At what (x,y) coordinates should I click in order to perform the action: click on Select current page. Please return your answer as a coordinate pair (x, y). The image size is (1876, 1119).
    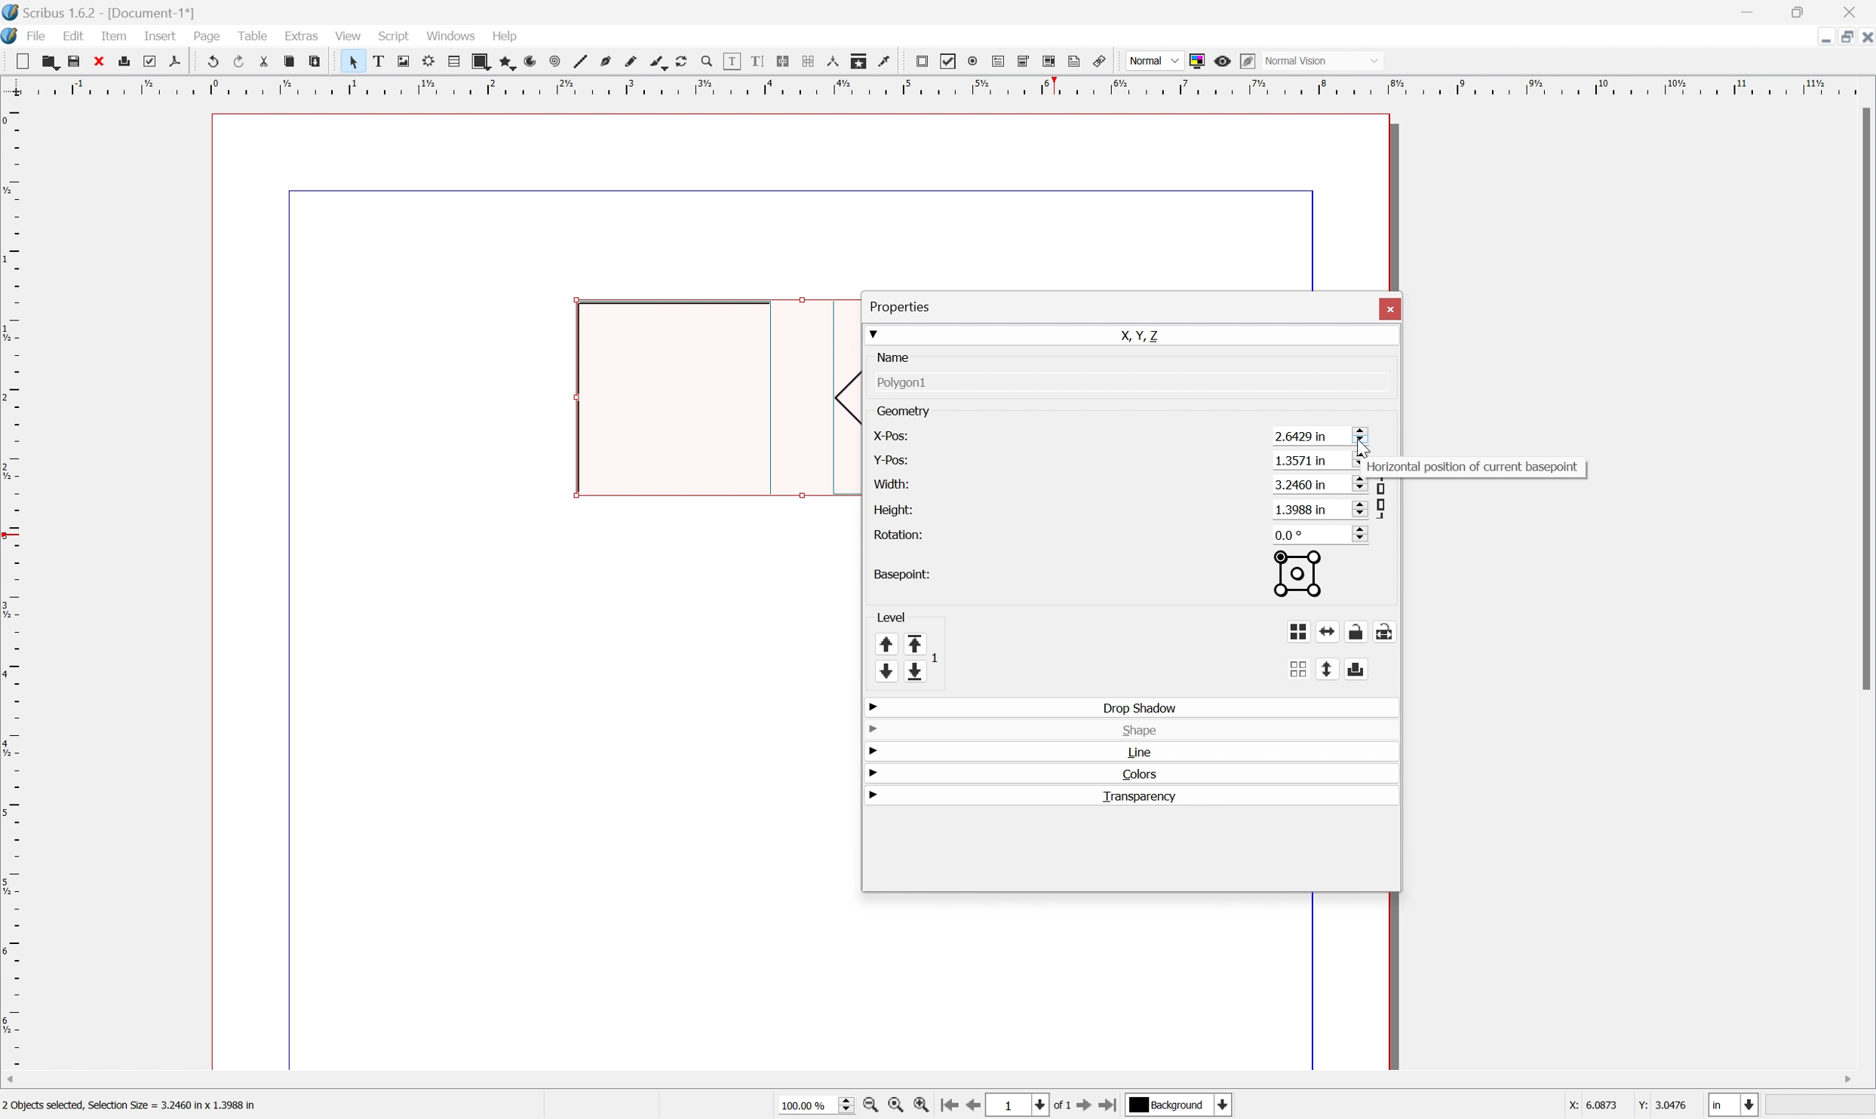
    Looking at the image, I should click on (1027, 1107).